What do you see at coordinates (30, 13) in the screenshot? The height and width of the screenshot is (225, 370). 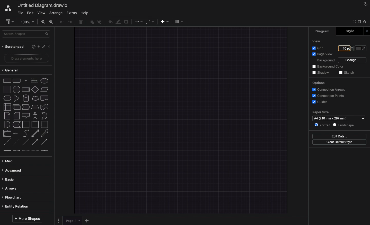 I see `Edit` at bounding box center [30, 13].